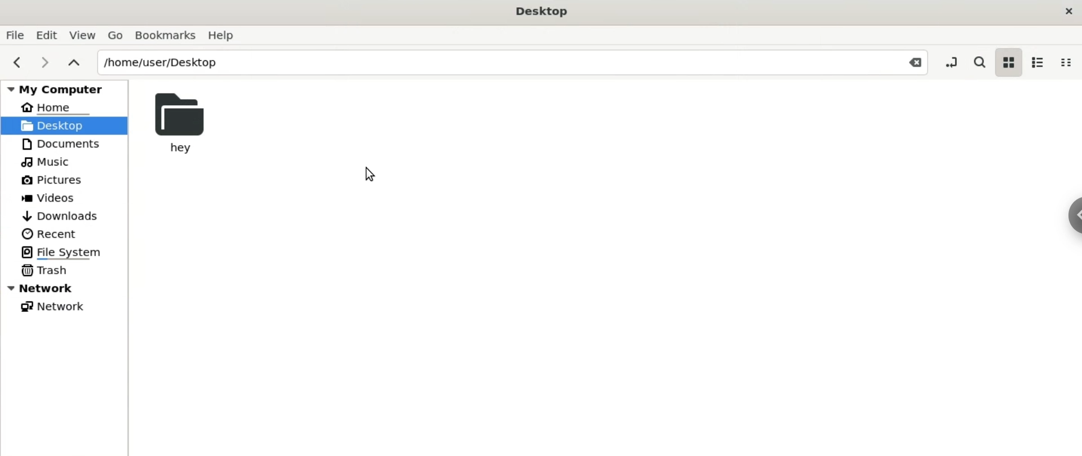 This screenshot has height=456, width=1082. What do you see at coordinates (49, 34) in the screenshot?
I see `edit` at bounding box center [49, 34].